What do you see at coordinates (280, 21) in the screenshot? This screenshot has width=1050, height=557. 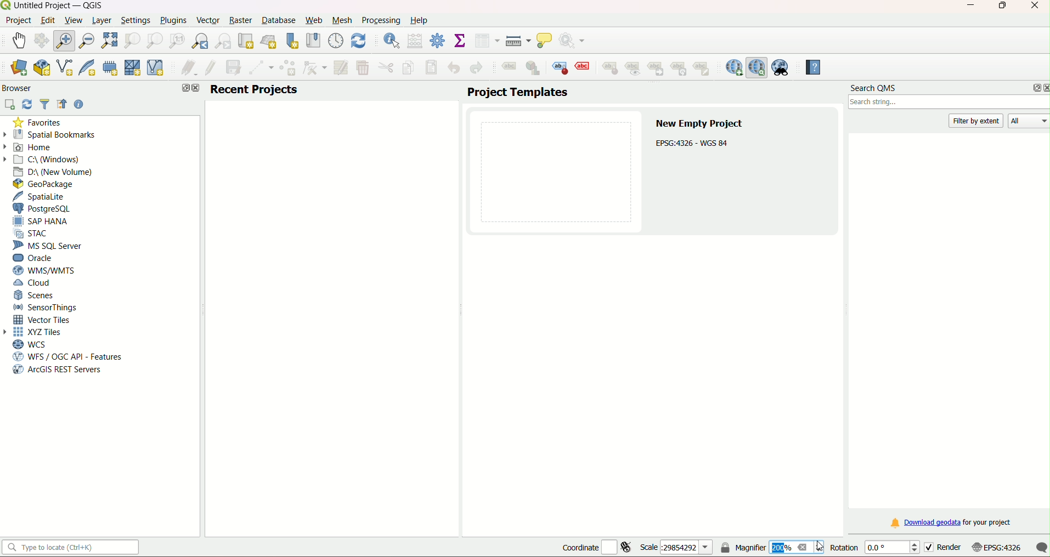 I see `database` at bounding box center [280, 21].